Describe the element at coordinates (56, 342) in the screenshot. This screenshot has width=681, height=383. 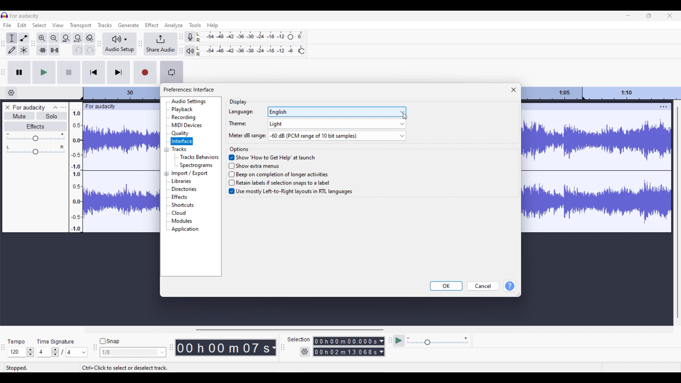
I see `time signature` at that location.